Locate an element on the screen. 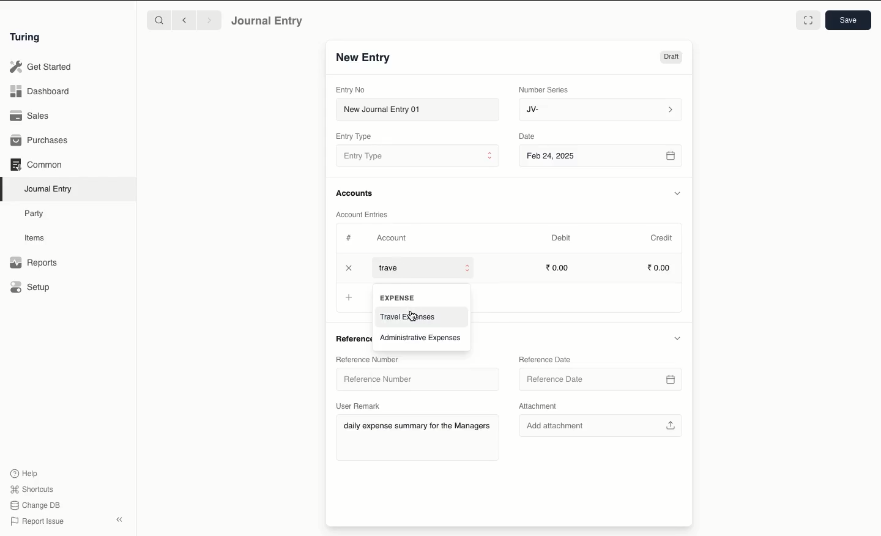 The width and height of the screenshot is (881, 536). Date is located at coordinates (529, 136).